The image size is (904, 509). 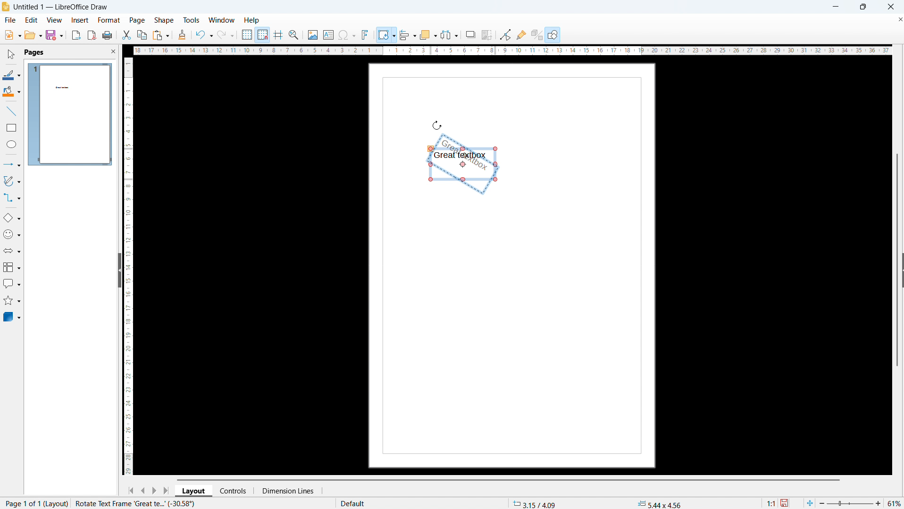 What do you see at coordinates (428, 34) in the screenshot?
I see `arrange` at bounding box center [428, 34].